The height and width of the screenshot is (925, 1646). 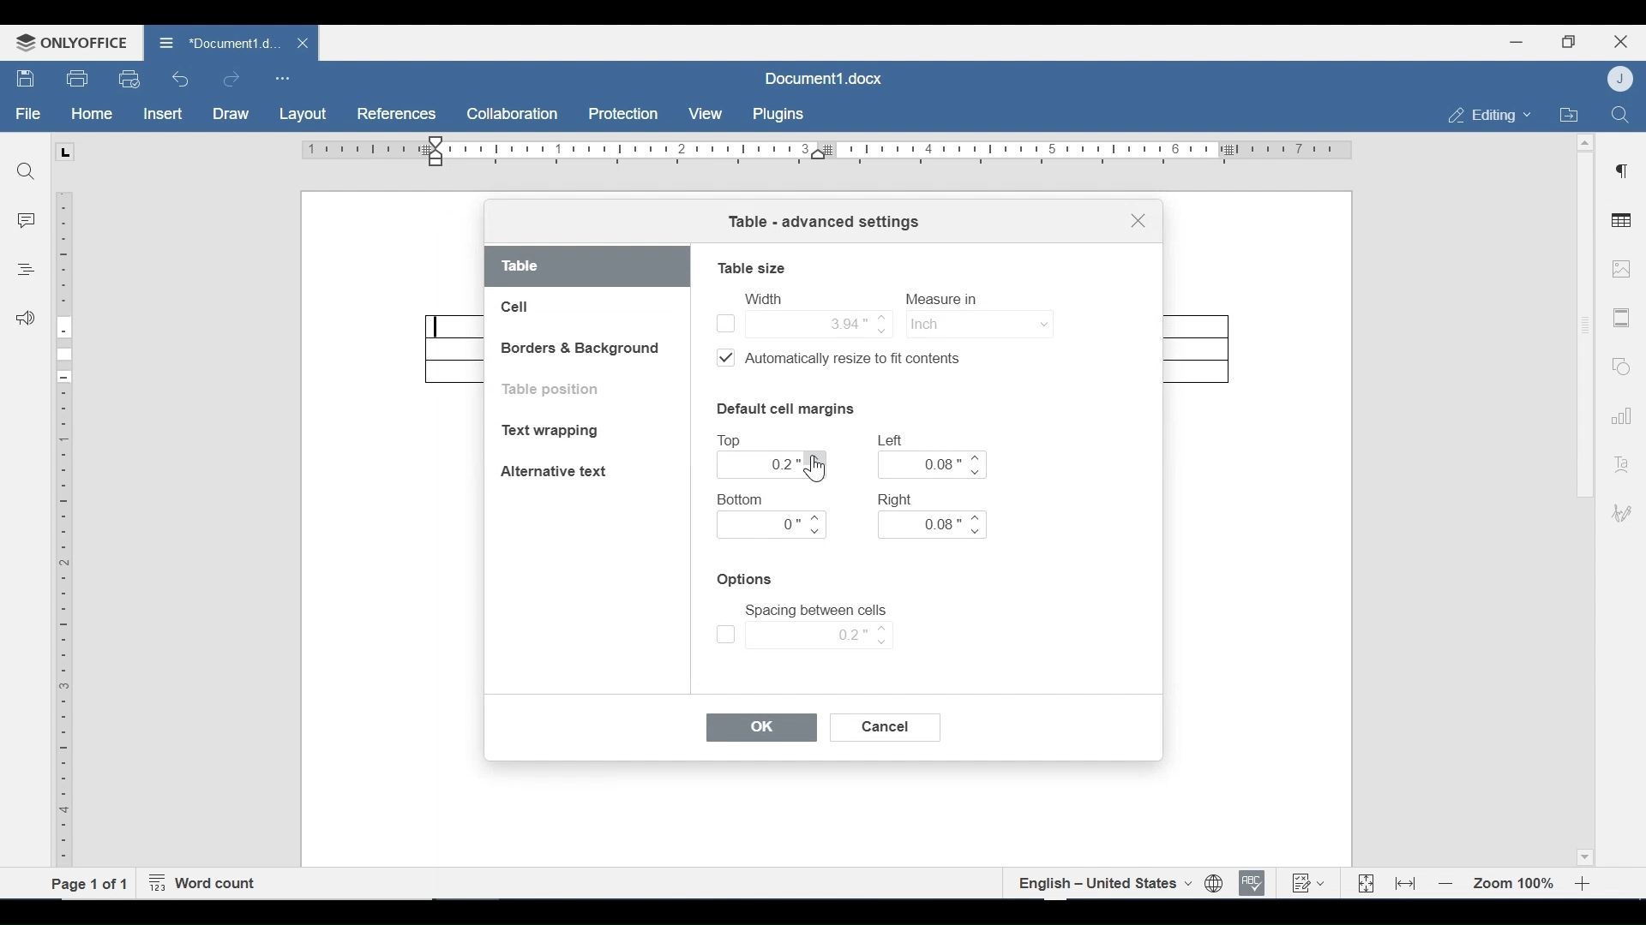 I want to click on Graph, so click(x=1618, y=414).